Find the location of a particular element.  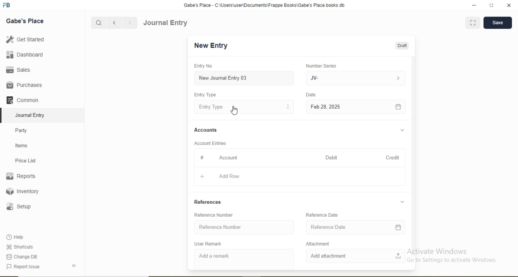

Reference Number is located at coordinates (213, 215).